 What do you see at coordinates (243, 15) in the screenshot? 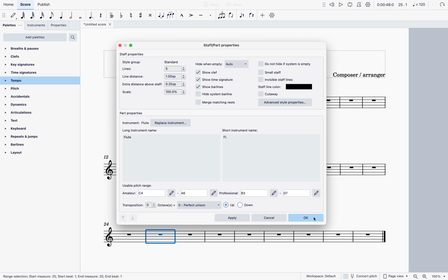
I see `selected voice 1` at bounding box center [243, 15].